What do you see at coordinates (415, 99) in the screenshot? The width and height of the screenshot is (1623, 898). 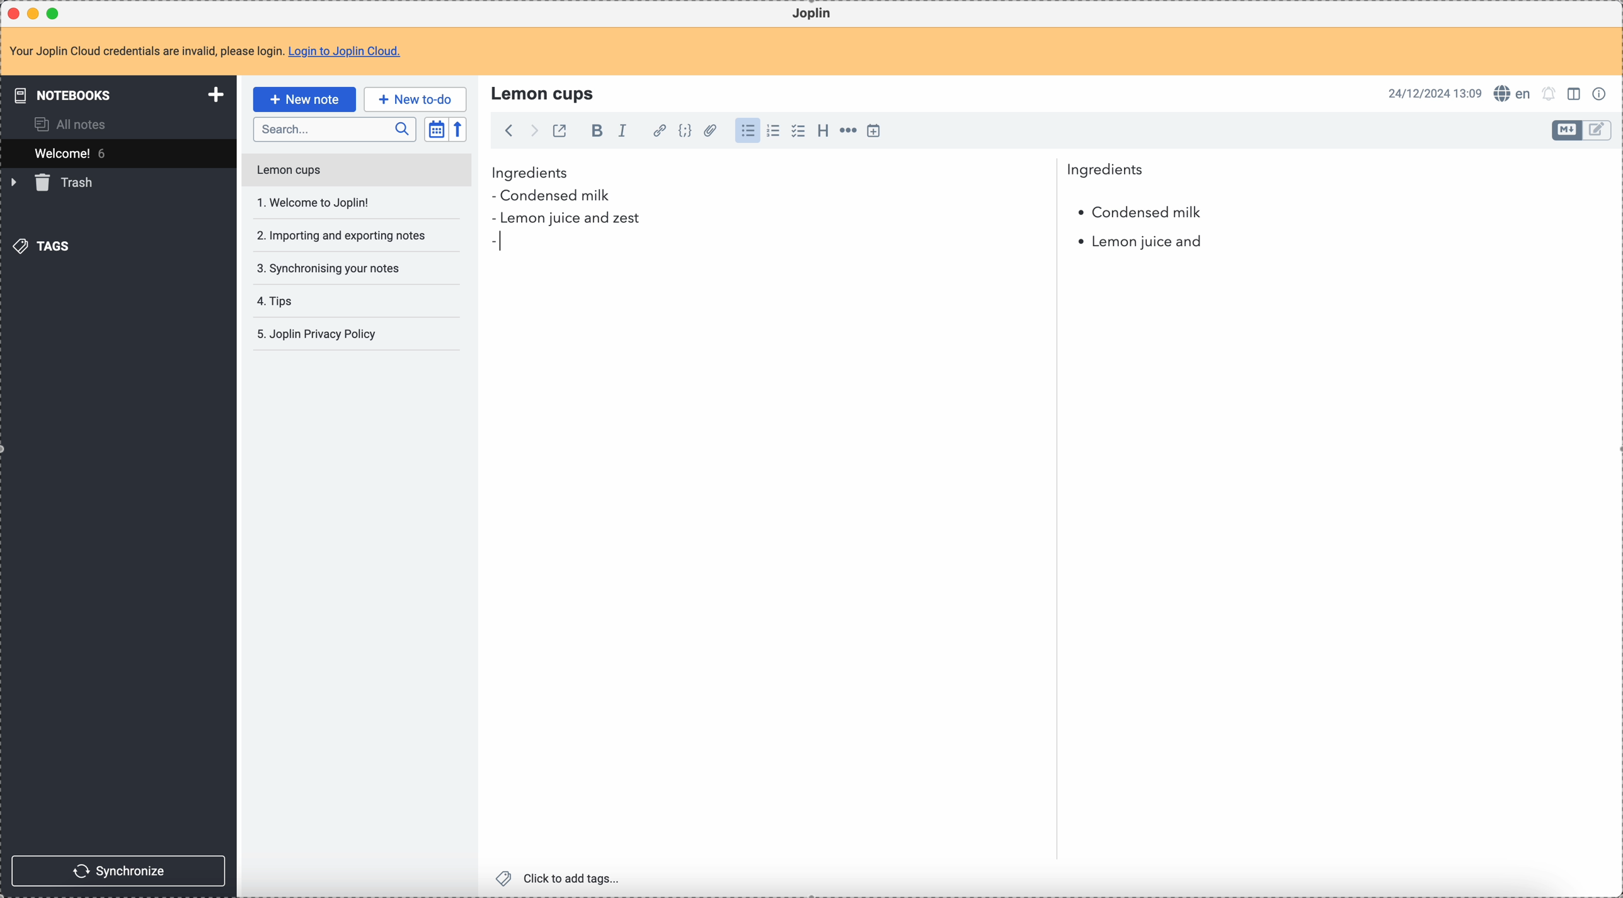 I see `new to-do` at bounding box center [415, 99].